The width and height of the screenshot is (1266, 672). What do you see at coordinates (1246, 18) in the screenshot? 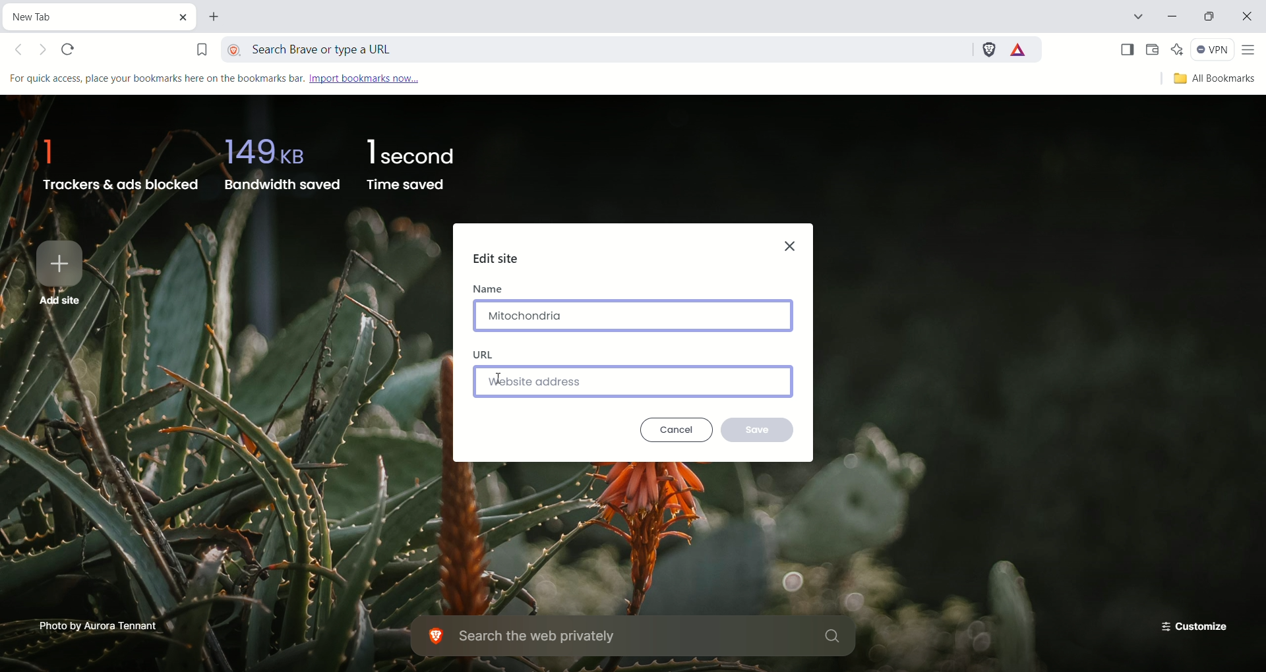
I see `close` at bounding box center [1246, 18].